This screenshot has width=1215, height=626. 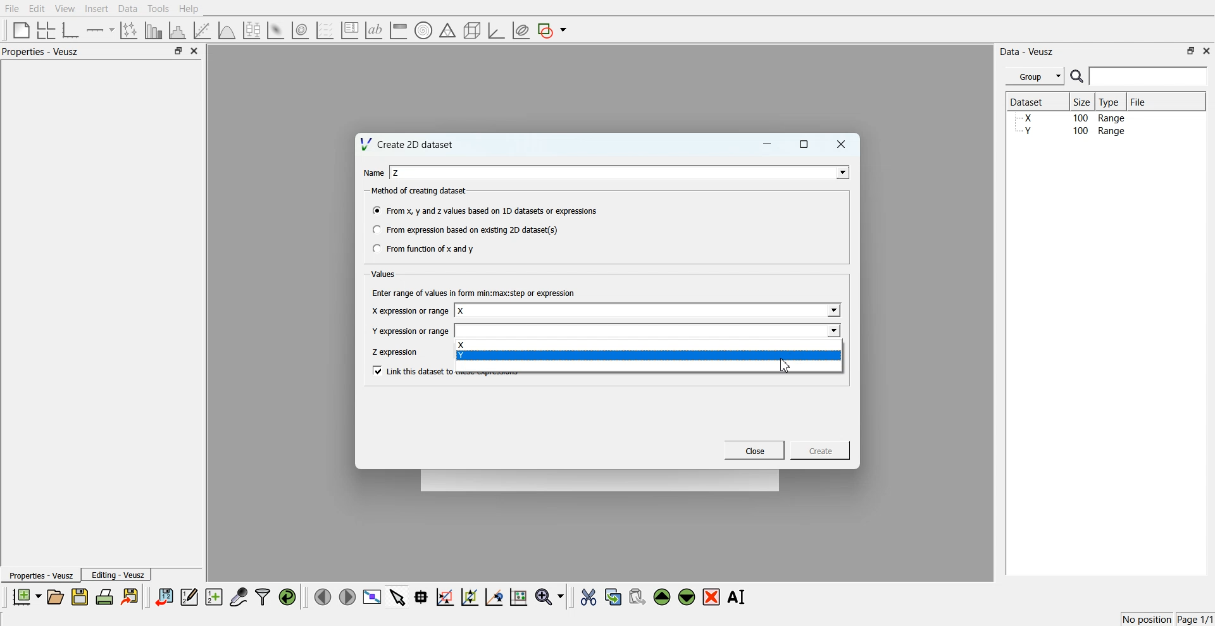 I want to click on File, so click(x=1140, y=101).